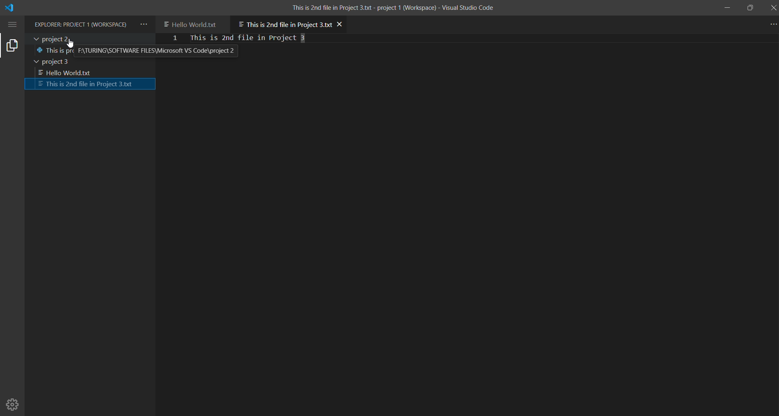 This screenshot has width=779, height=416. I want to click on another file in project, so click(194, 23).